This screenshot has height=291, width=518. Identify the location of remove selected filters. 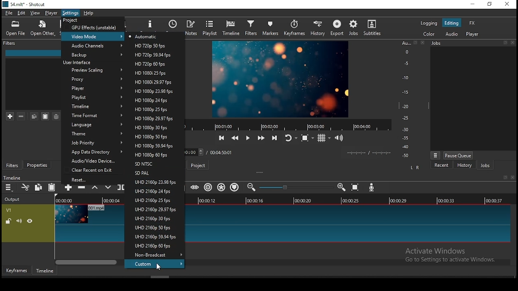
(21, 116).